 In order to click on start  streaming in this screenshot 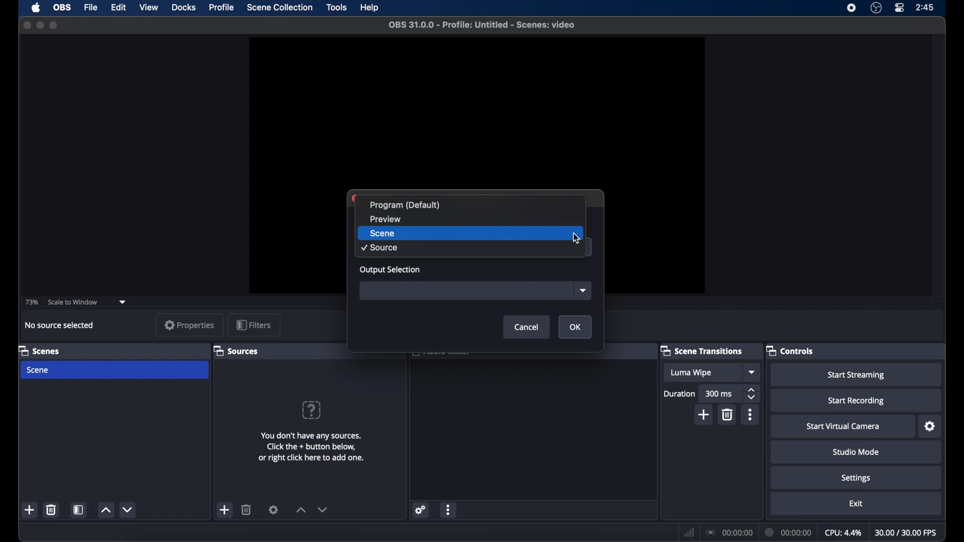, I will do `click(857, 375)`.